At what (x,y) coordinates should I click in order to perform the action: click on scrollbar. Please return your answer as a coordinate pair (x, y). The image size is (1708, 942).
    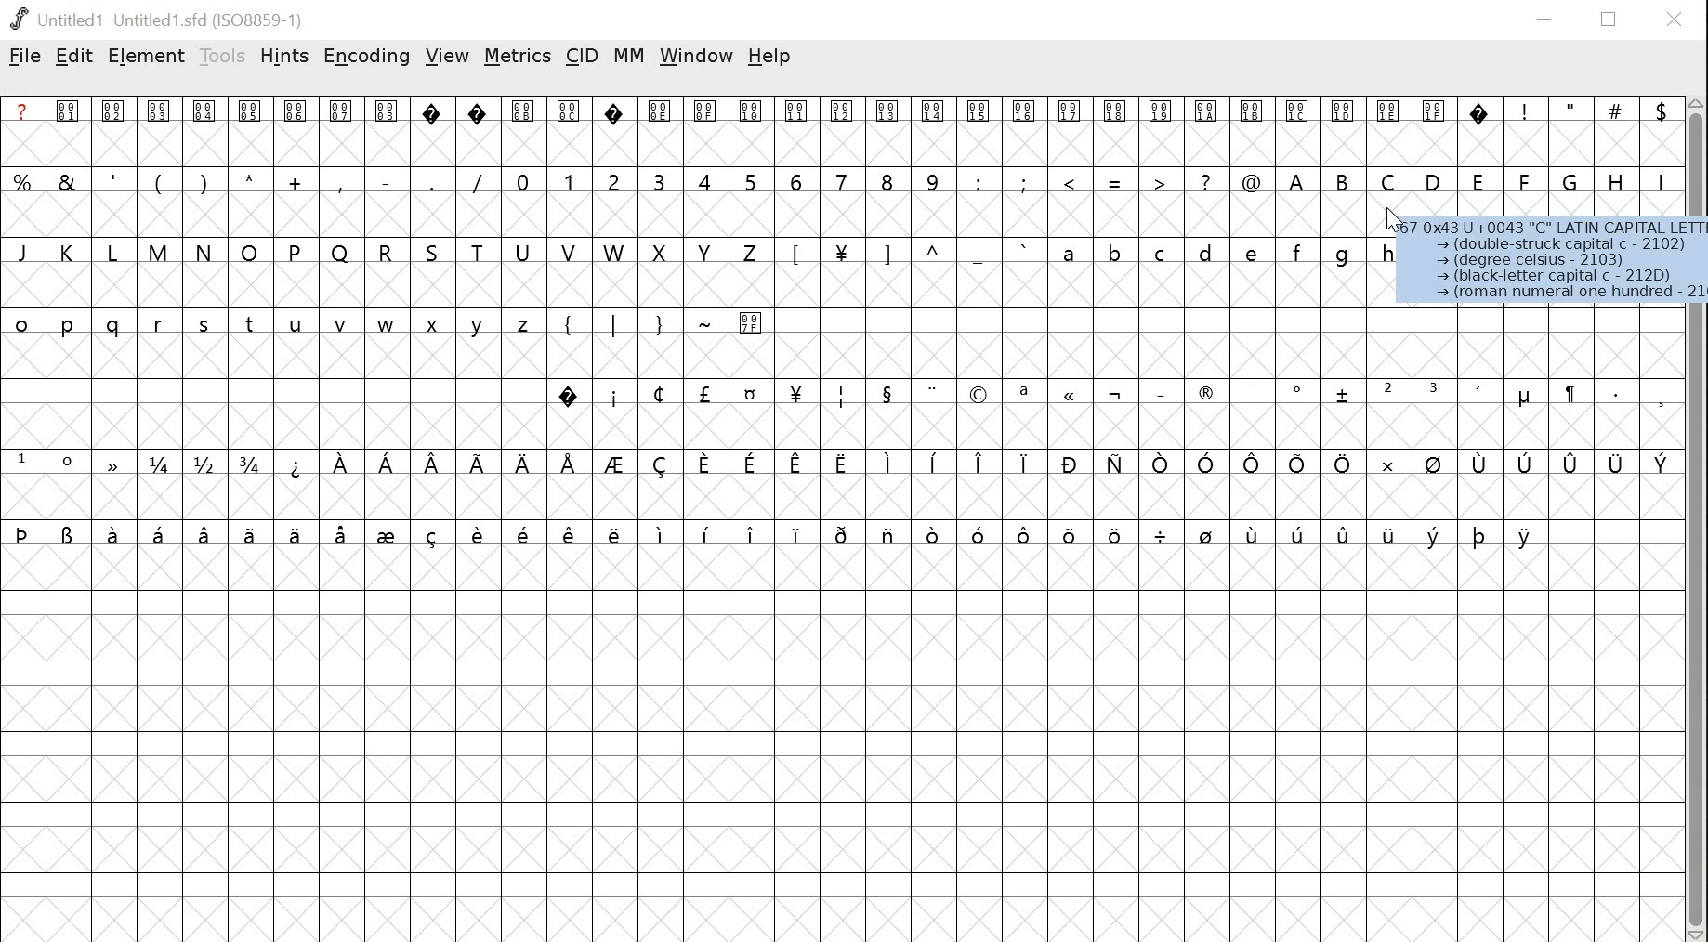
    Looking at the image, I should click on (1698, 520).